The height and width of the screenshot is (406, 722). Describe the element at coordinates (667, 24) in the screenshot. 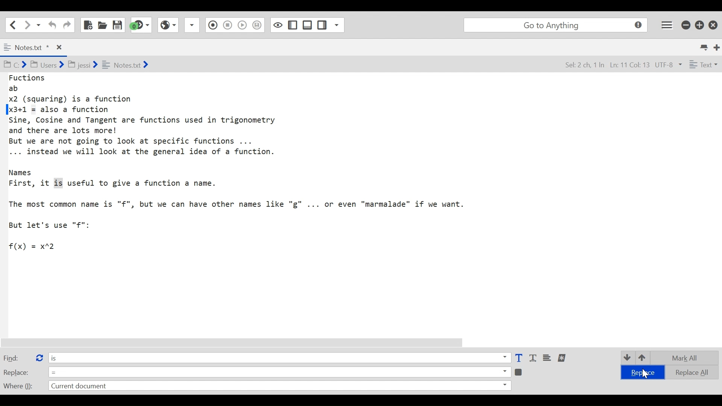

I see `Application menu` at that location.